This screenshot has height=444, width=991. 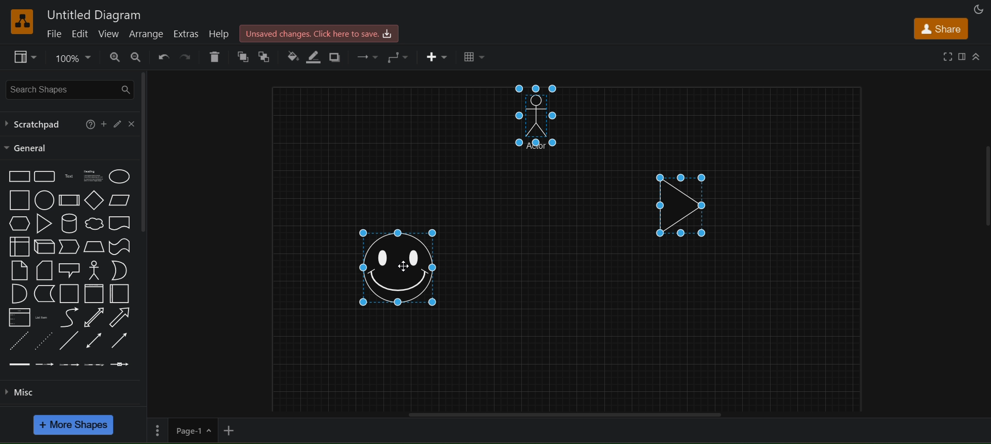 What do you see at coordinates (119, 294) in the screenshot?
I see `horizontal container` at bounding box center [119, 294].